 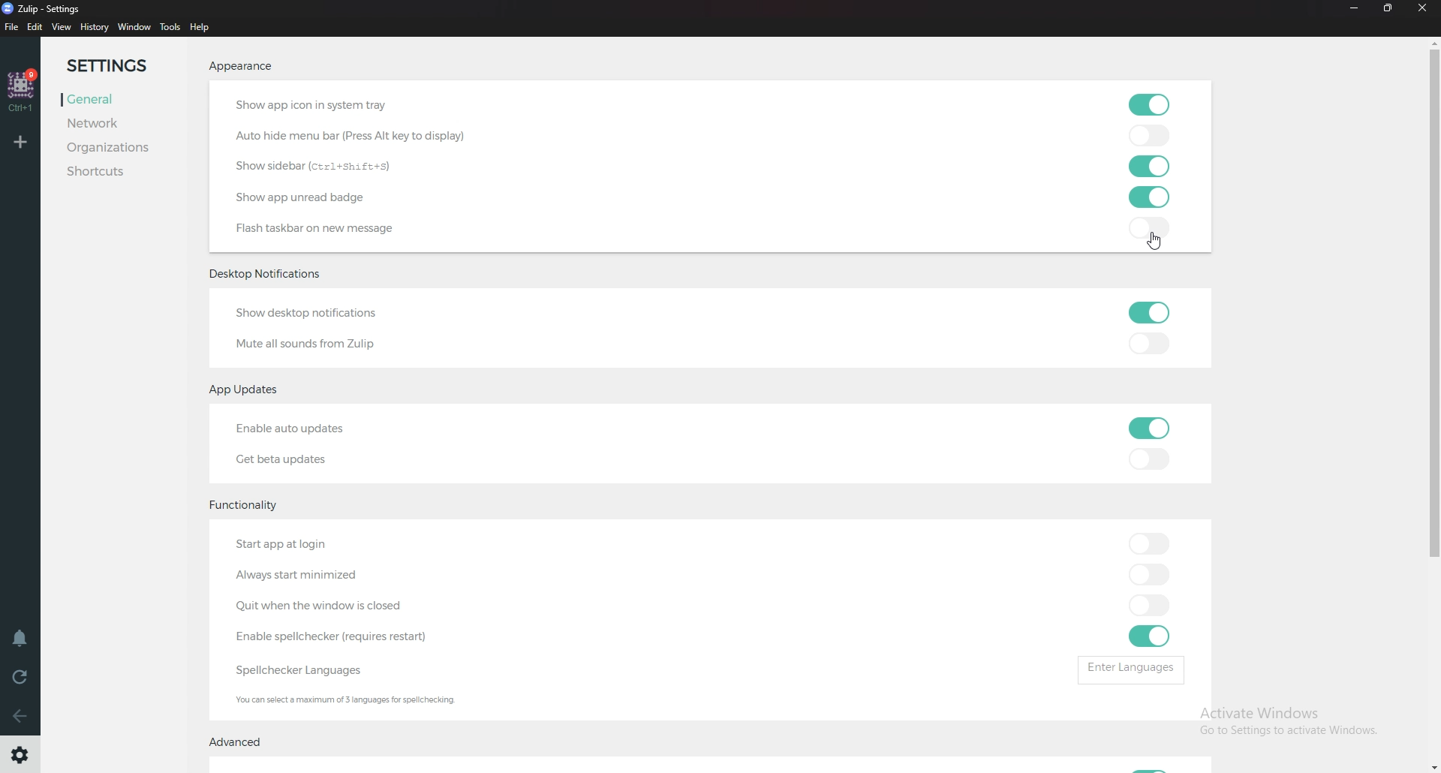 I want to click on enable Spell Checker, so click(x=343, y=637).